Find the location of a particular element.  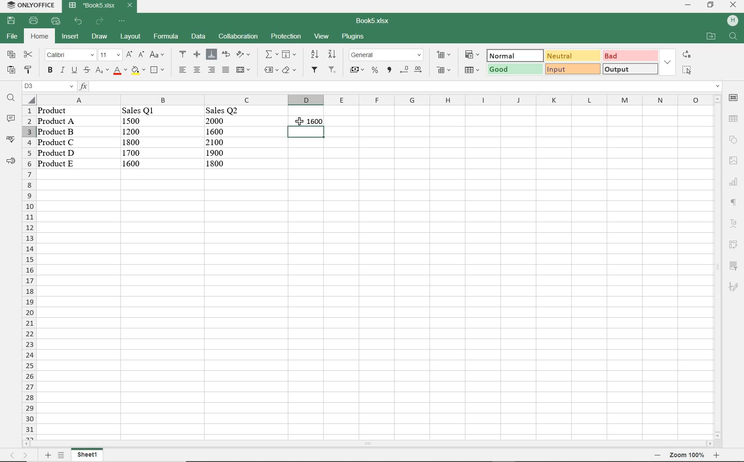

align middle is located at coordinates (197, 55).